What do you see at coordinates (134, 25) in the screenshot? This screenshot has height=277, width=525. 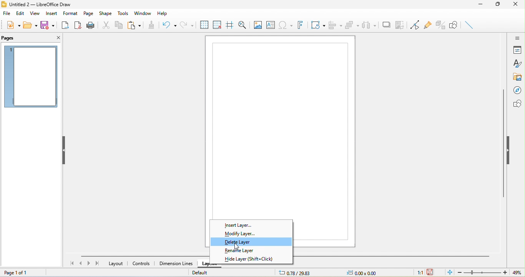 I see `paste` at bounding box center [134, 25].